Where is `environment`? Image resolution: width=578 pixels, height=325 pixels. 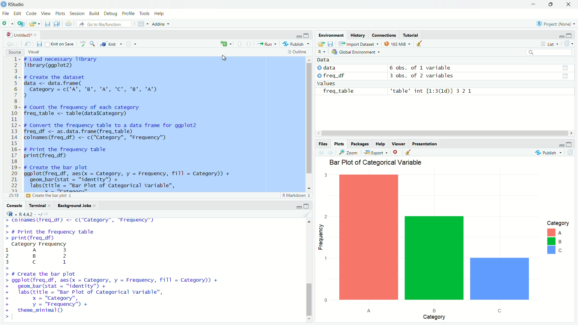 environment is located at coordinates (332, 35).